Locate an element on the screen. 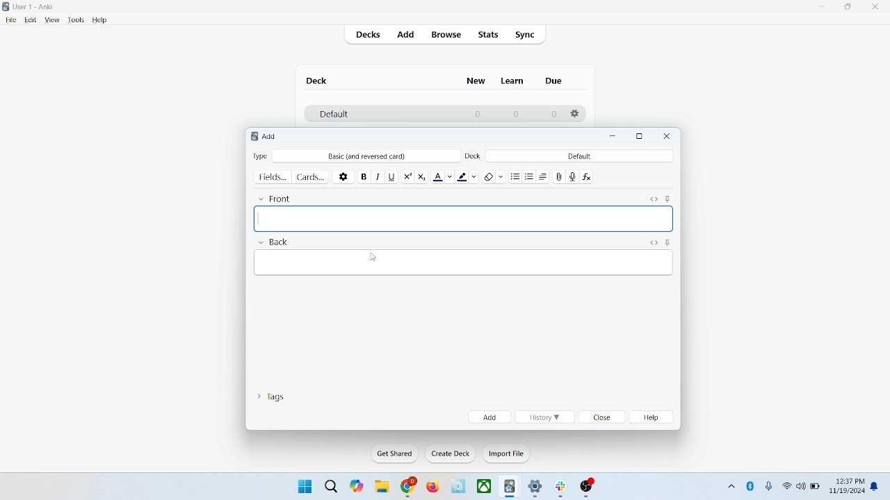 This screenshot has height=500, width=890. themes is located at coordinates (357, 486).